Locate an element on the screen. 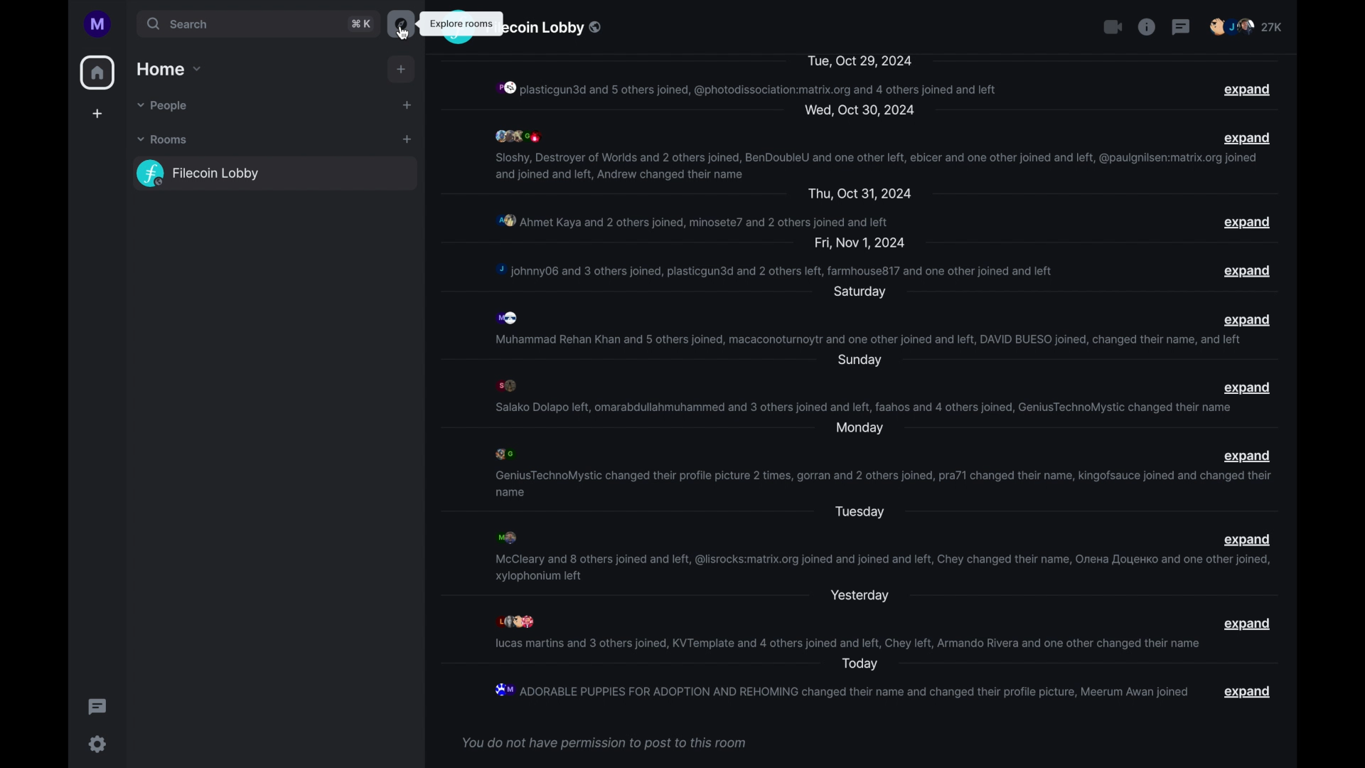 The image size is (1365, 768). participants is located at coordinates (518, 136).